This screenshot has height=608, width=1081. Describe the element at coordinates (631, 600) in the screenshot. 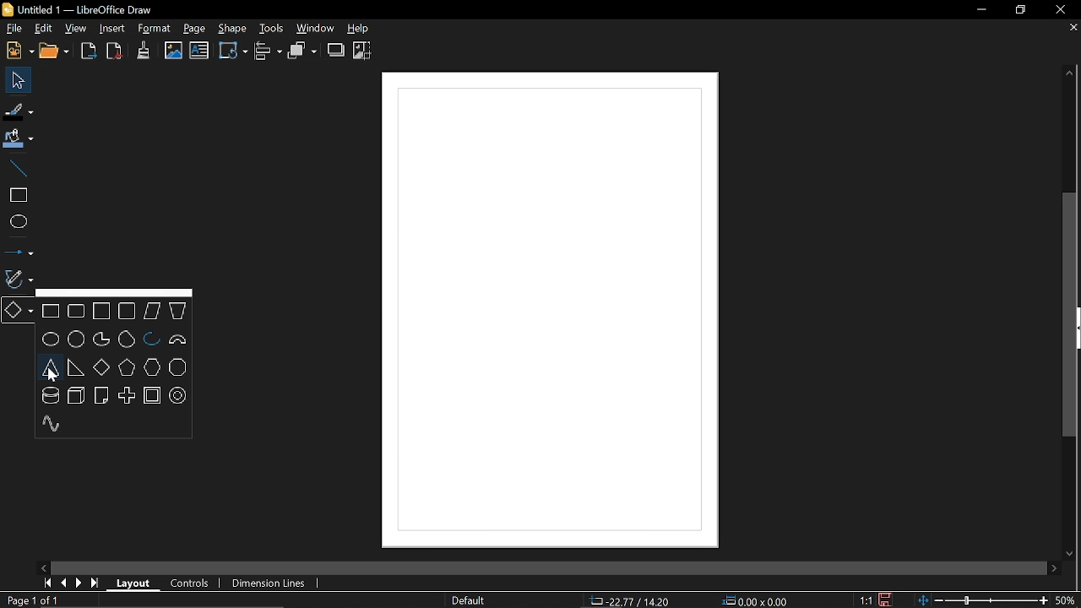

I see `POsition` at that location.